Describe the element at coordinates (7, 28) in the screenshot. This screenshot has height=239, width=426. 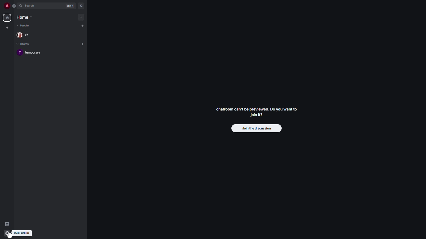
I see `create new space` at that location.